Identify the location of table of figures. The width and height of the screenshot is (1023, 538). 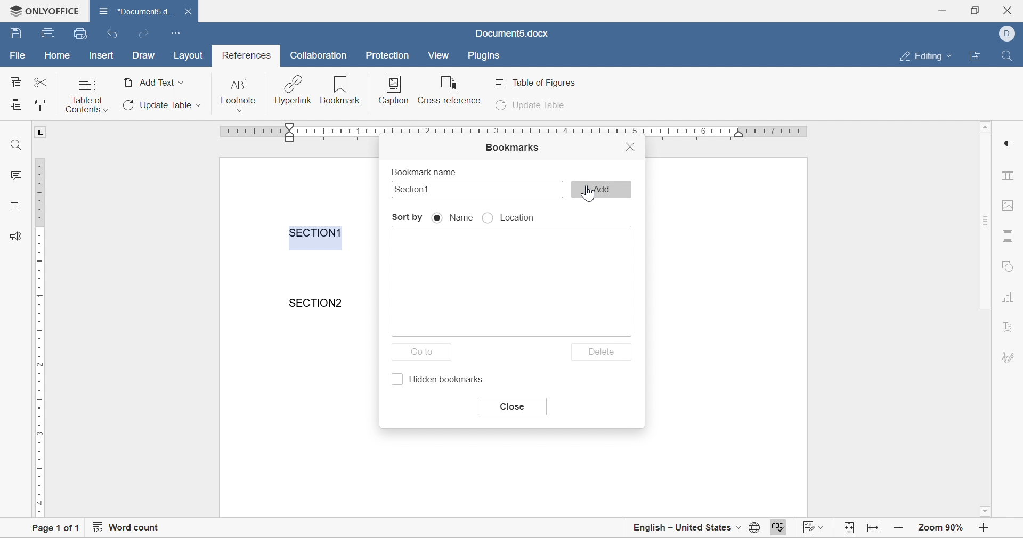
(539, 83).